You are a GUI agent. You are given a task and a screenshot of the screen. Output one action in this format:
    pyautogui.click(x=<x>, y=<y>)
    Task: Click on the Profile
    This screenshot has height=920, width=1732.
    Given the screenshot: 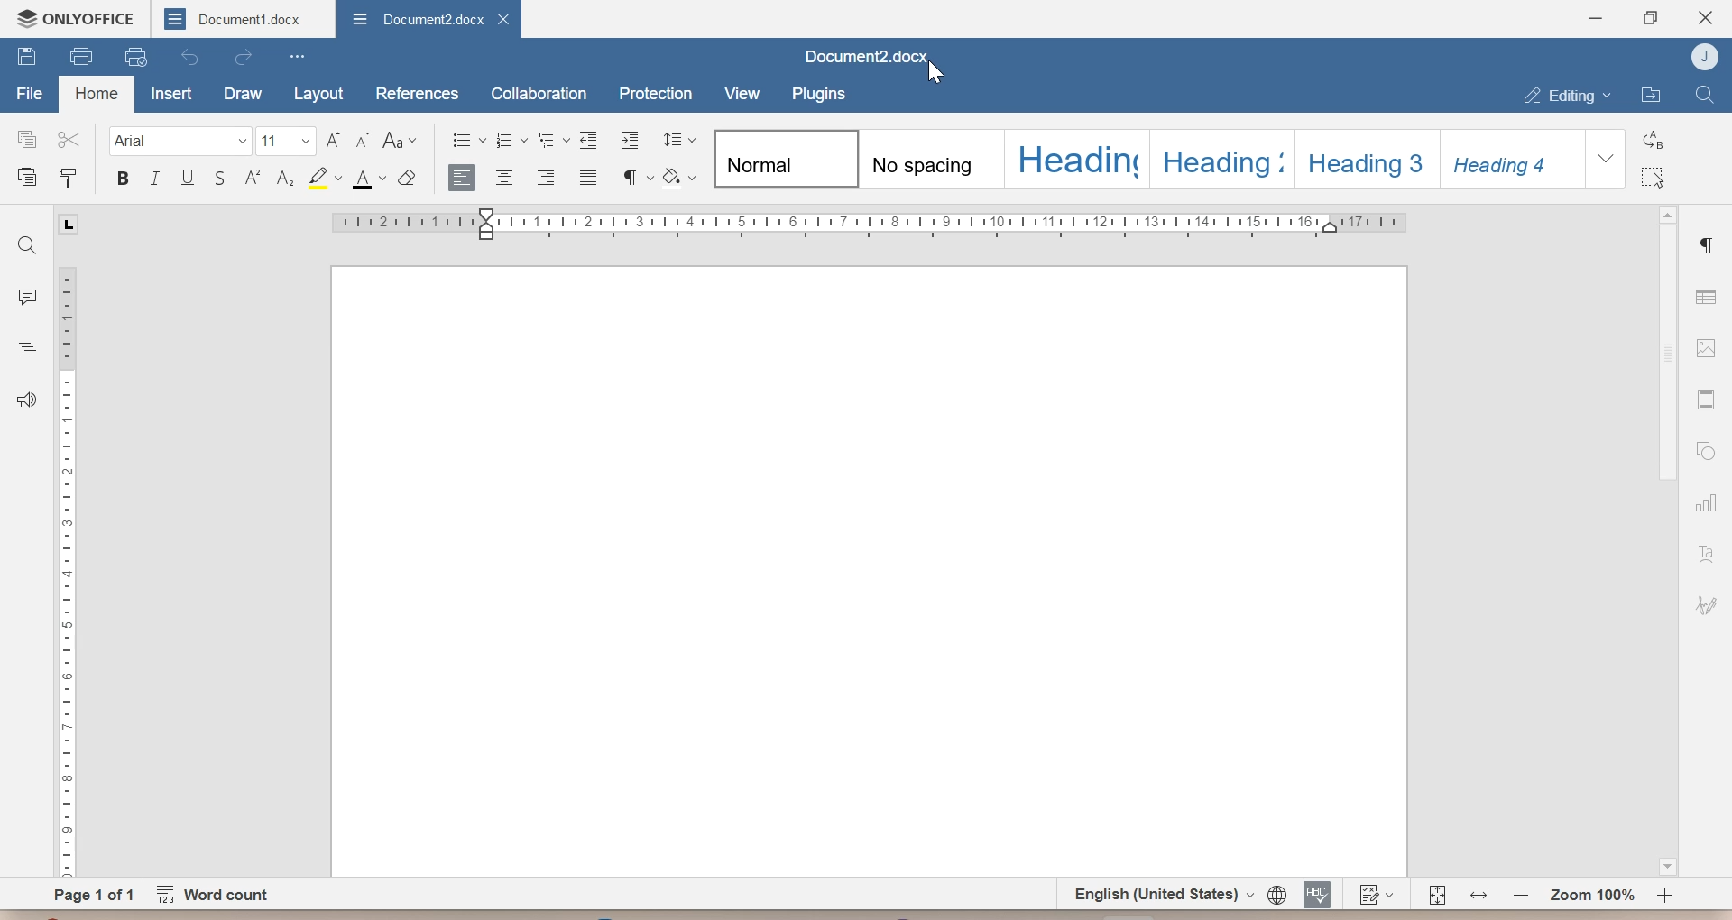 What is the action you would take?
    pyautogui.click(x=1701, y=56)
    